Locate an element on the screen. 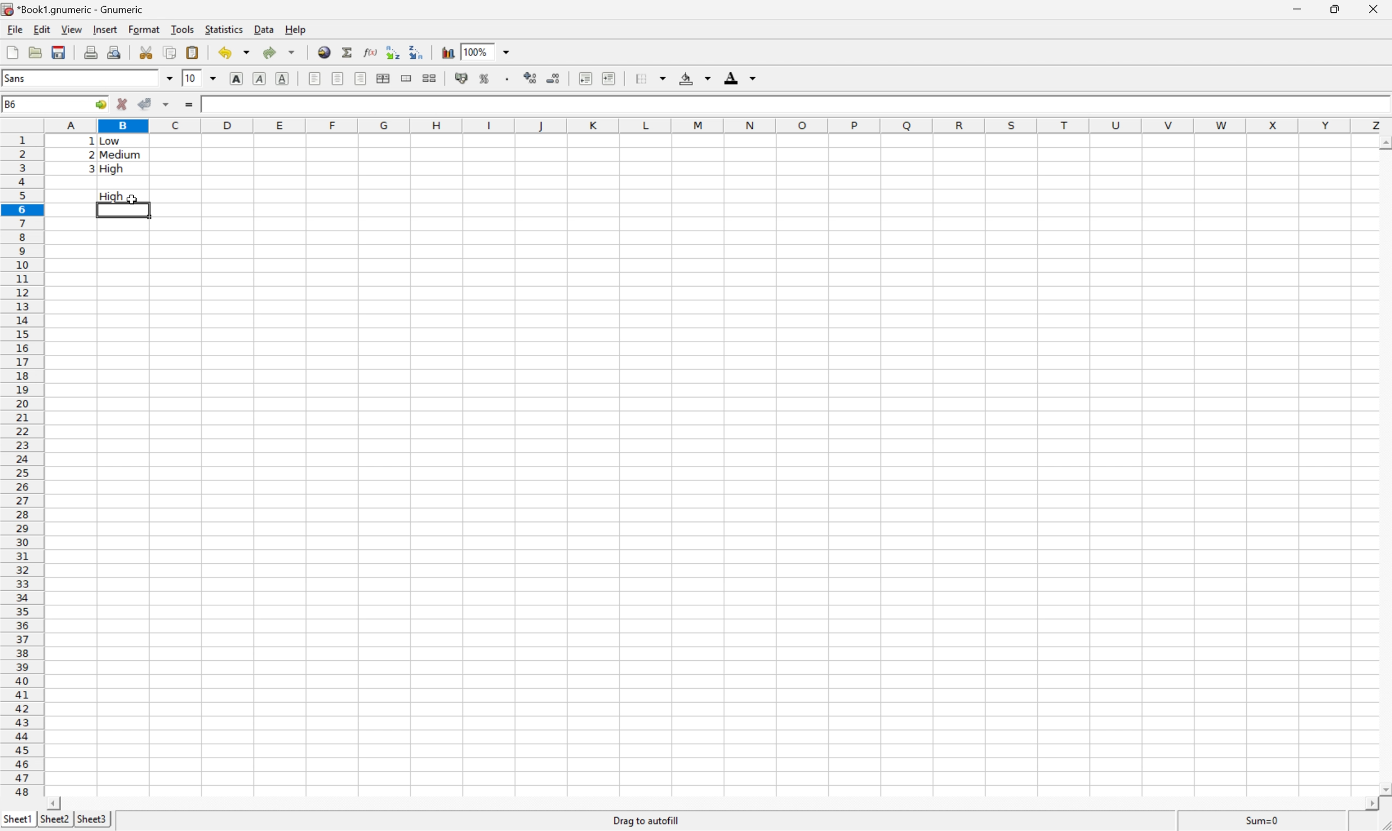 Image resolution: width=1392 pixels, height=831 pixels. Center horizontally across the selection is located at coordinates (382, 77).